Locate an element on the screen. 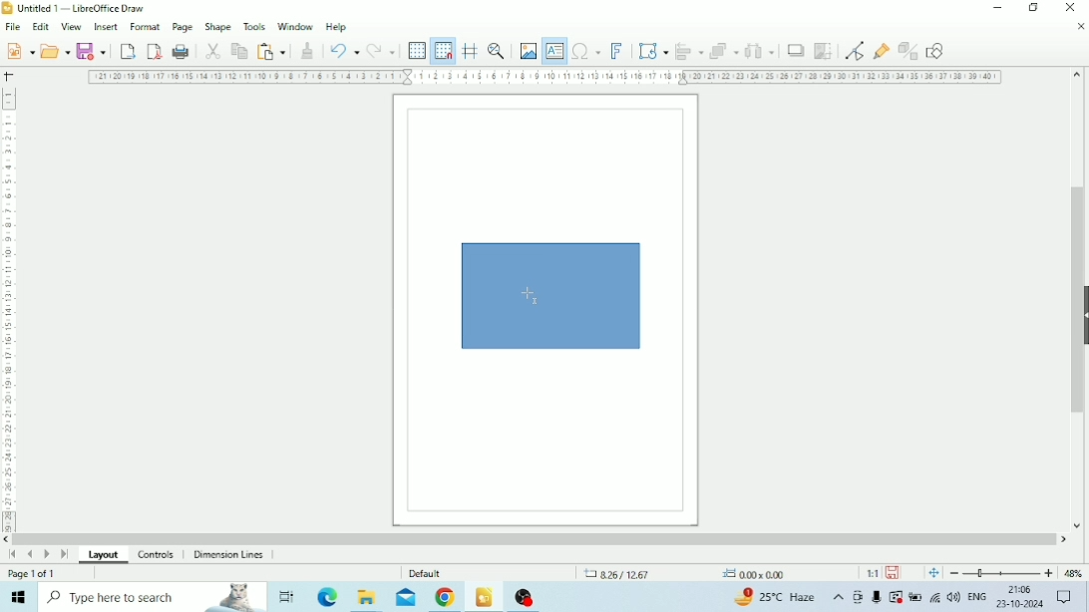  Close Document is located at coordinates (1080, 27).